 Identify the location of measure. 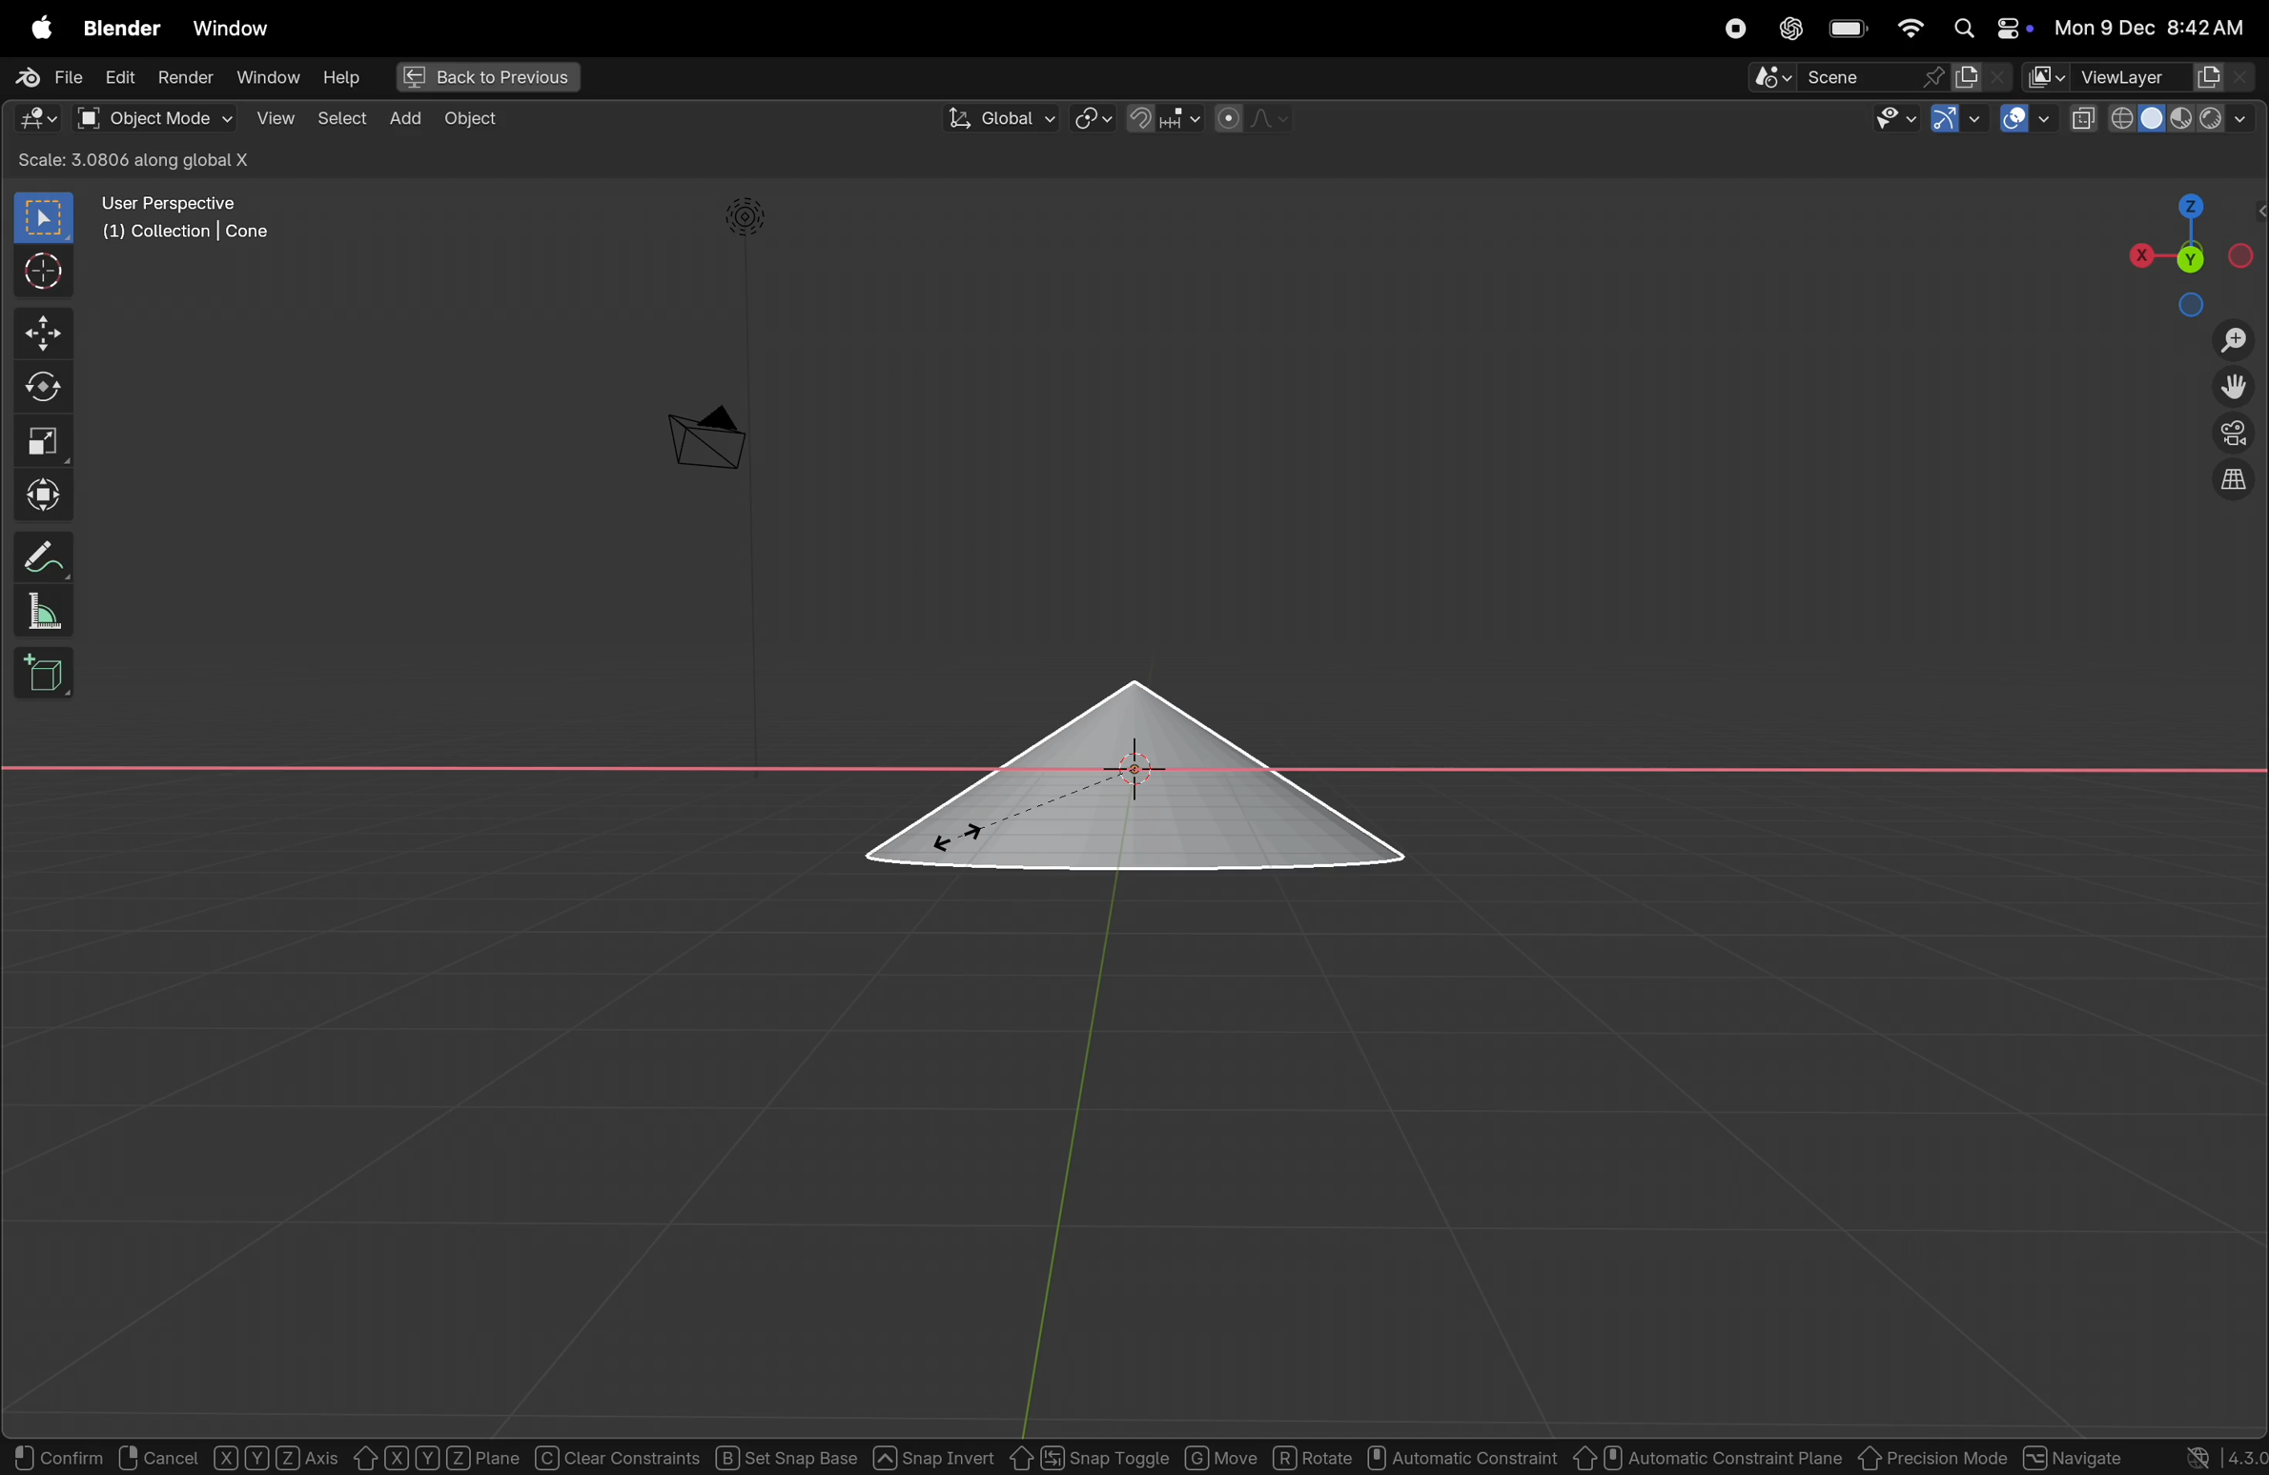
(37, 608).